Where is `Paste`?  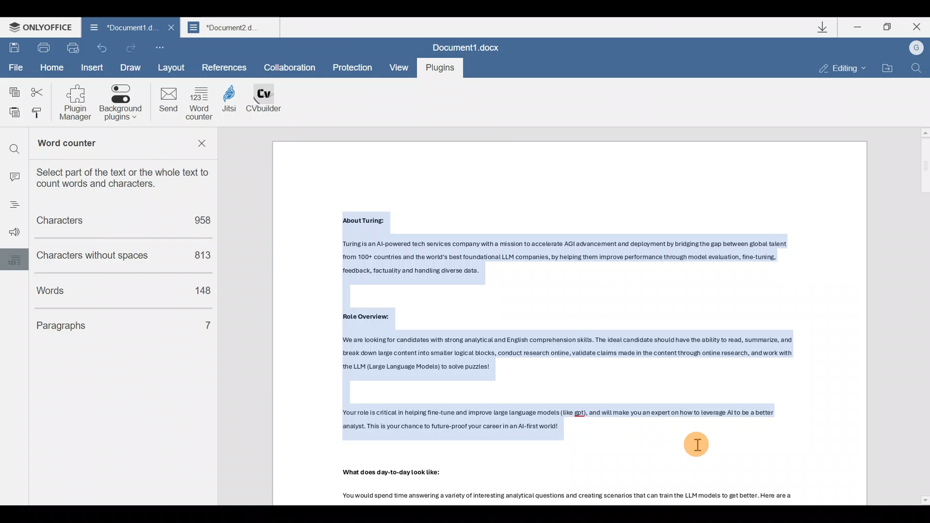
Paste is located at coordinates (12, 114).